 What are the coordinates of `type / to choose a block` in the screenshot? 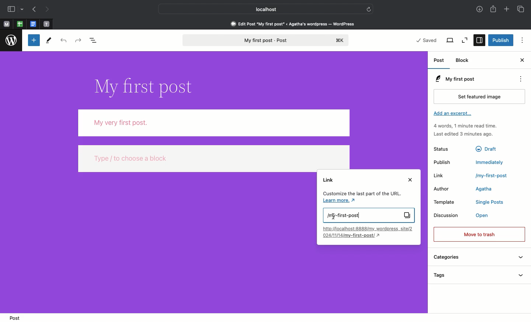 It's located at (214, 158).